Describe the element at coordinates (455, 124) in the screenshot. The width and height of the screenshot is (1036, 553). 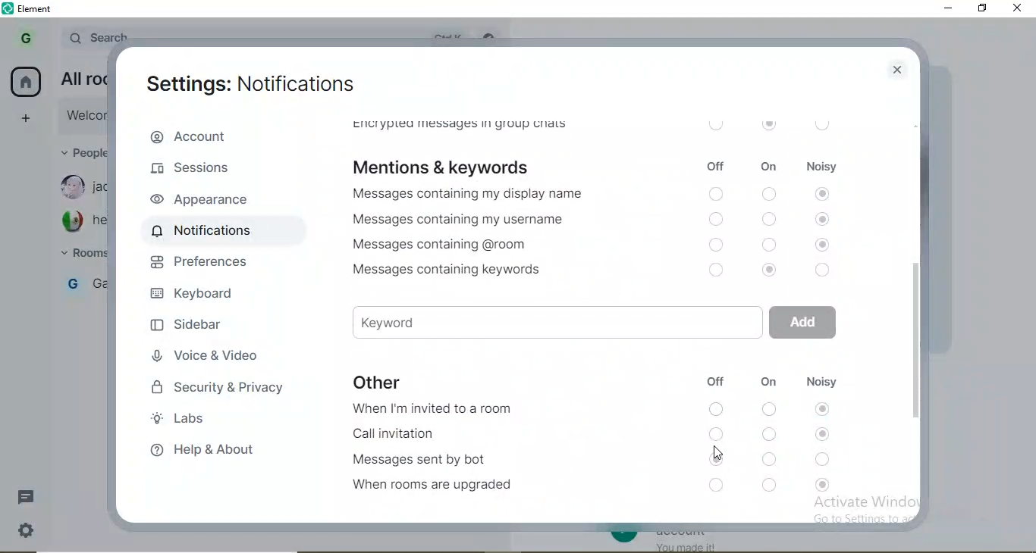
I see `encrypted messages in group chats` at that location.